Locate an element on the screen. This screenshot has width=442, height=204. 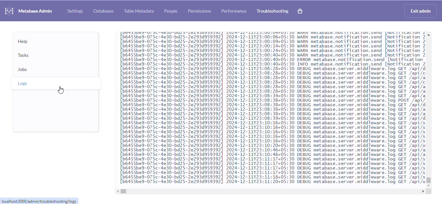
logo is located at coordinates (9, 11).